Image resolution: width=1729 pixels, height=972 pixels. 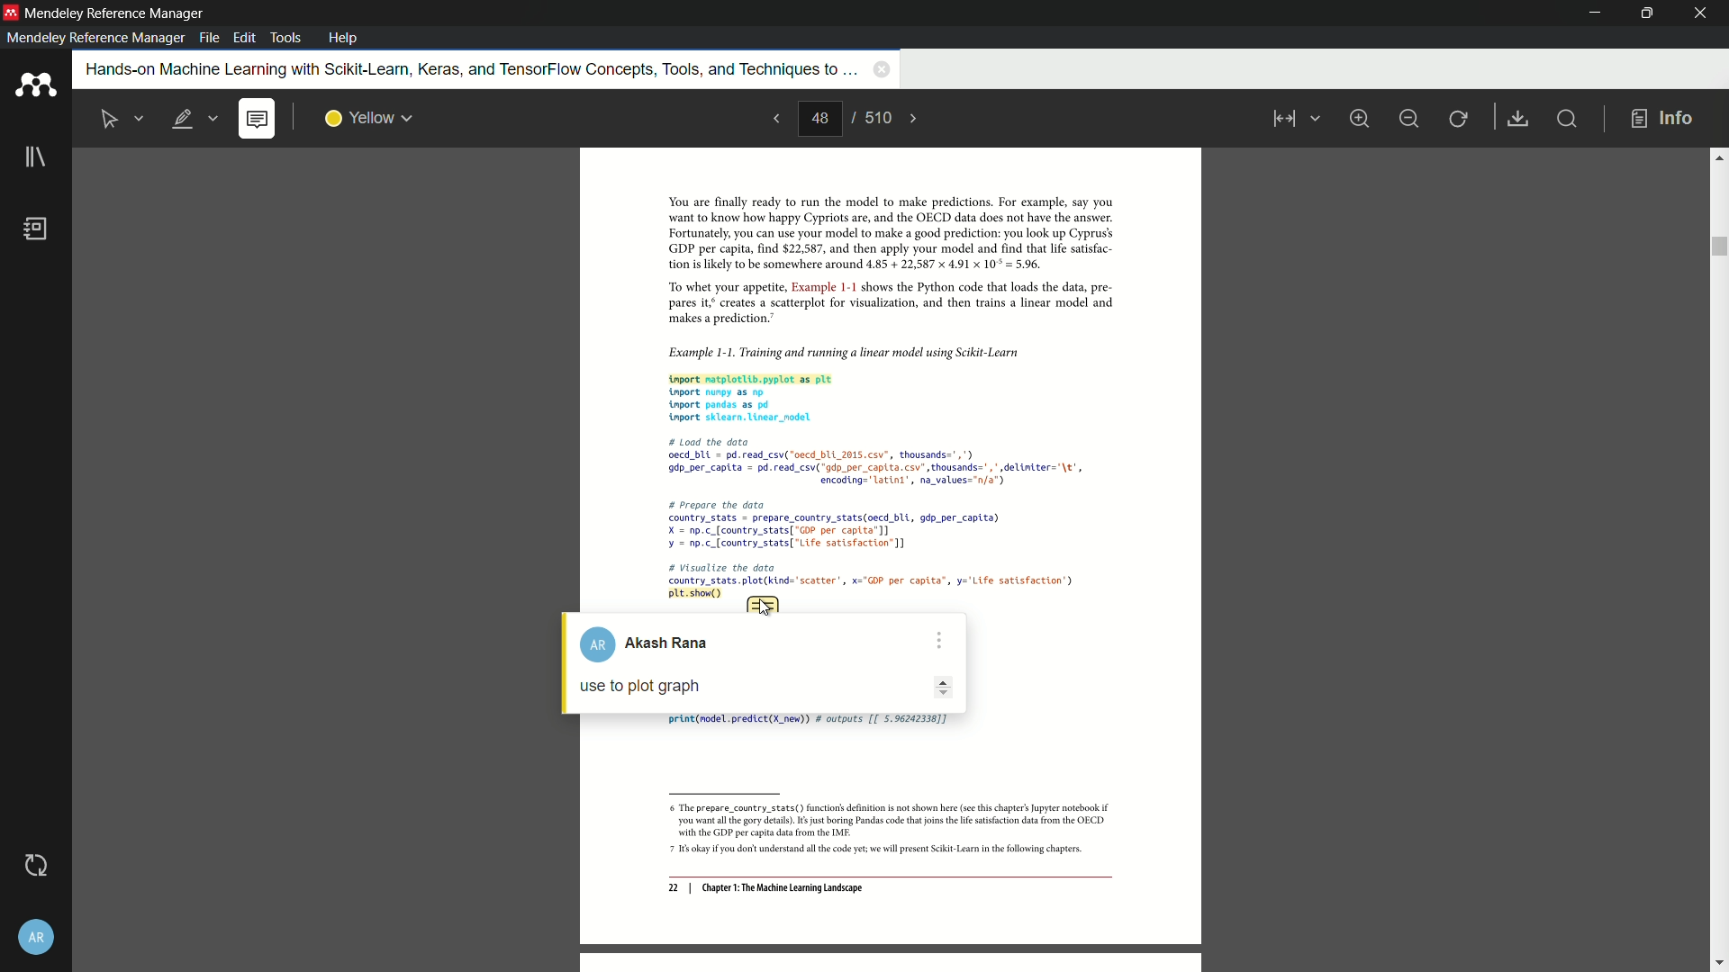 What do you see at coordinates (1460, 120) in the screenshot?
I see `rotate` at bounding box center [1460, 120].